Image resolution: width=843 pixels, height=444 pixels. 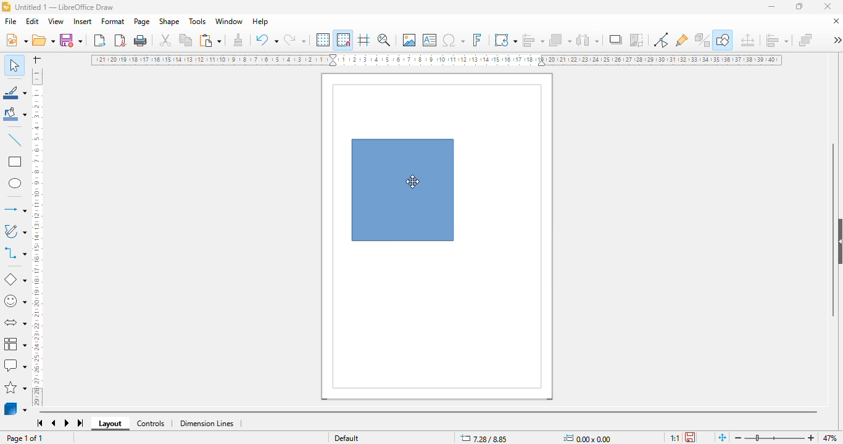 What do you see at coordinates (777, 40) in the screenshot?
I see `align objects` at bounding box center [777, 40].